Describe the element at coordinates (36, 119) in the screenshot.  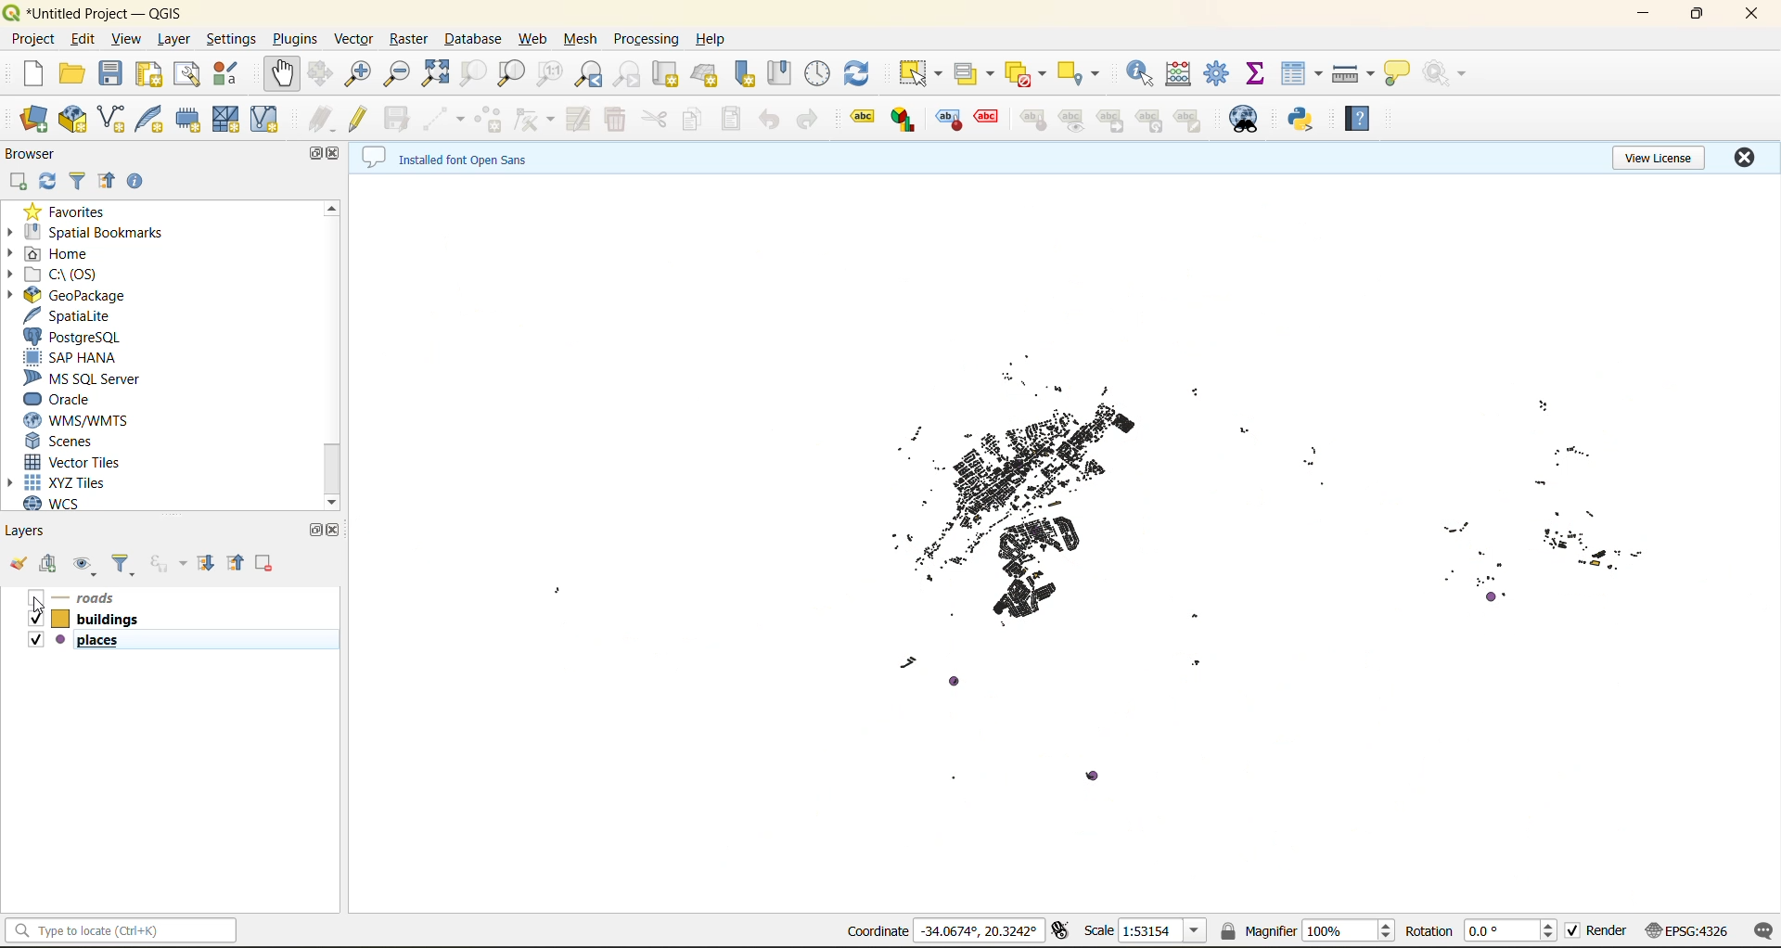
I see `open data source manager` at that location.